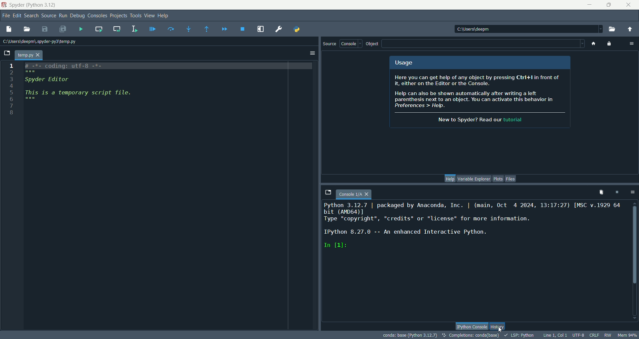 The width and height of the screenshot is (639, 339). What do you see at coordinates (475, 230) in the screenshot?
I see `text console` at bounding box center [475, 230].